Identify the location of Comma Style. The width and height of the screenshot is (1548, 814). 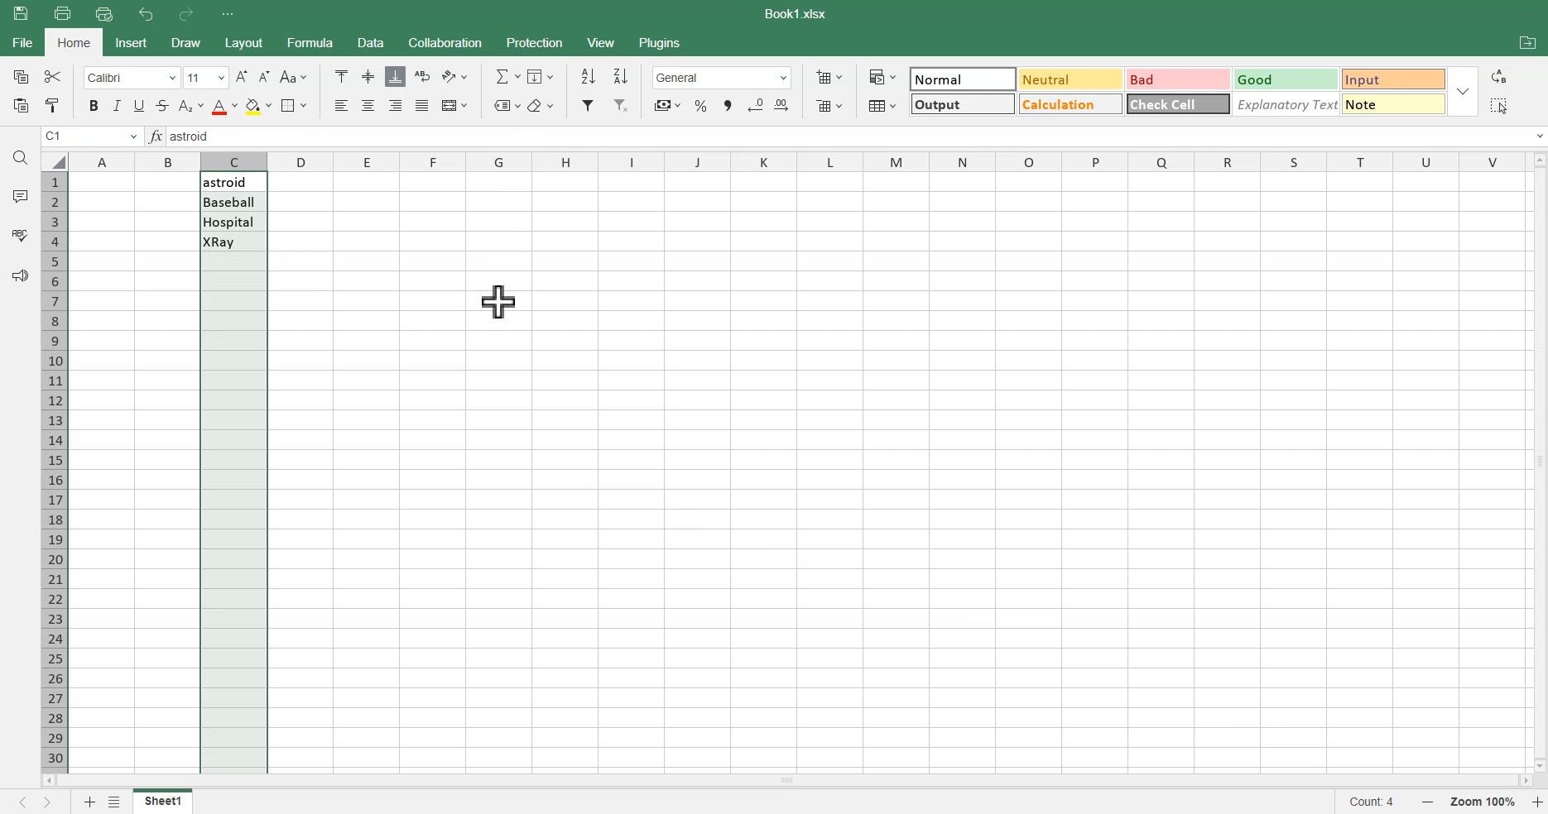
(728, 106).